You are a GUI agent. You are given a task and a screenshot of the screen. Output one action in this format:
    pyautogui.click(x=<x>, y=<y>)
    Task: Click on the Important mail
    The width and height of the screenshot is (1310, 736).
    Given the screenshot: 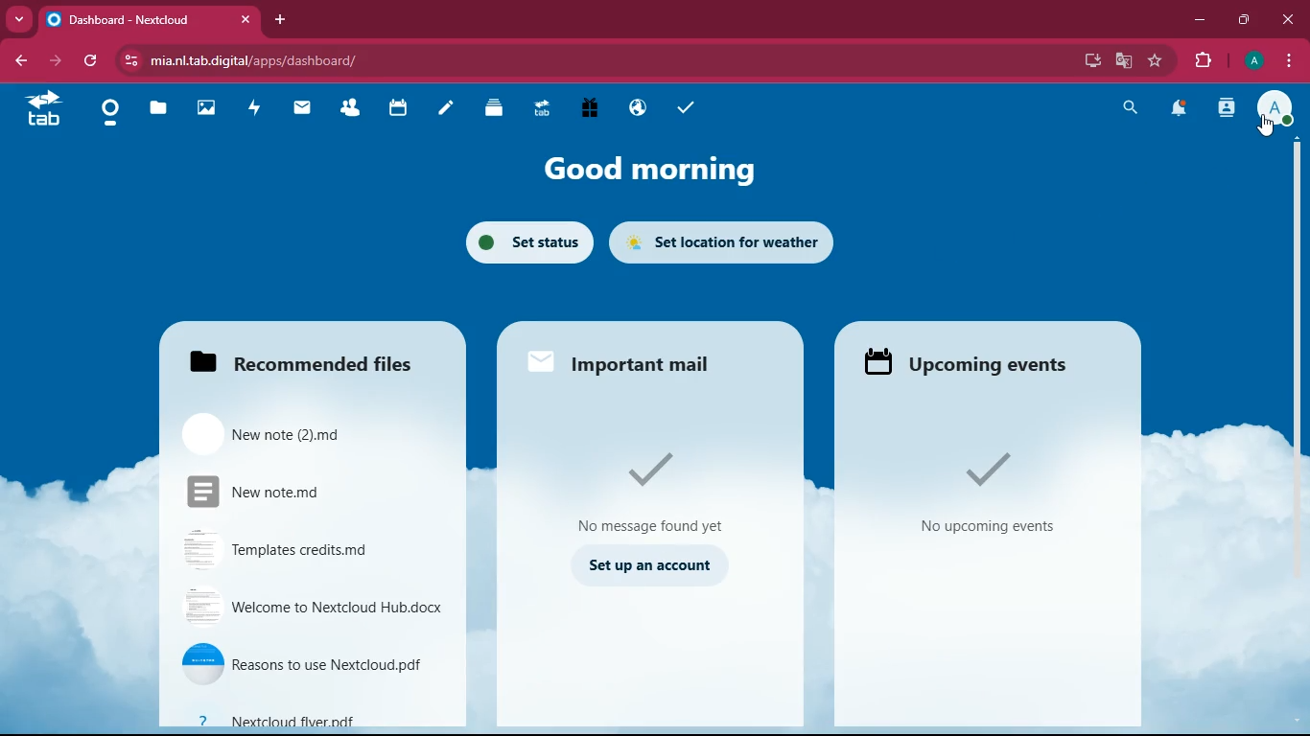 What is the action you would take?
    pyautogui.click(x=631, y=363)
    